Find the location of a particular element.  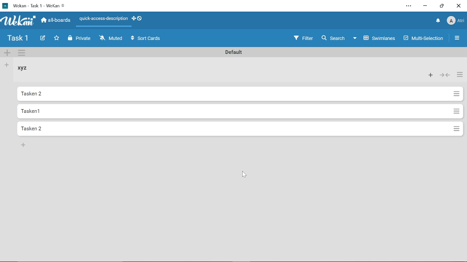

Manage card is located at coordinates (455, 94).